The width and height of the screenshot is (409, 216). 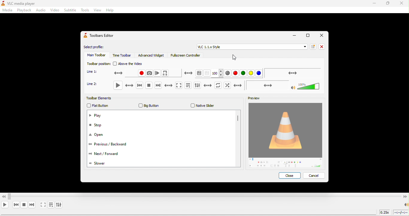 I want to click on big button, so click(x=149, y=106).